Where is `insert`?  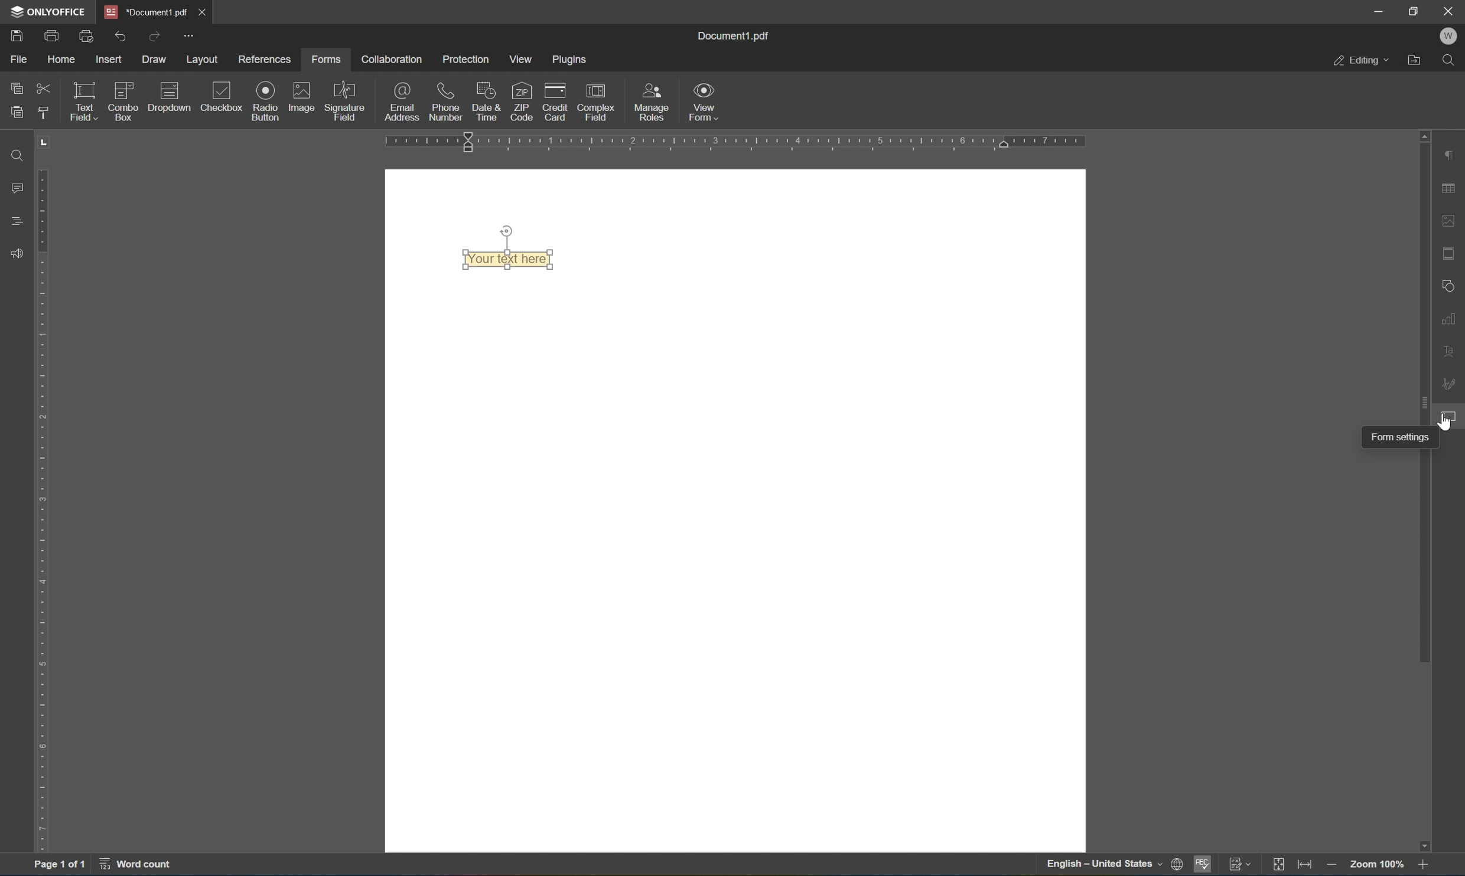
insert is located at coordinates (109, 57).